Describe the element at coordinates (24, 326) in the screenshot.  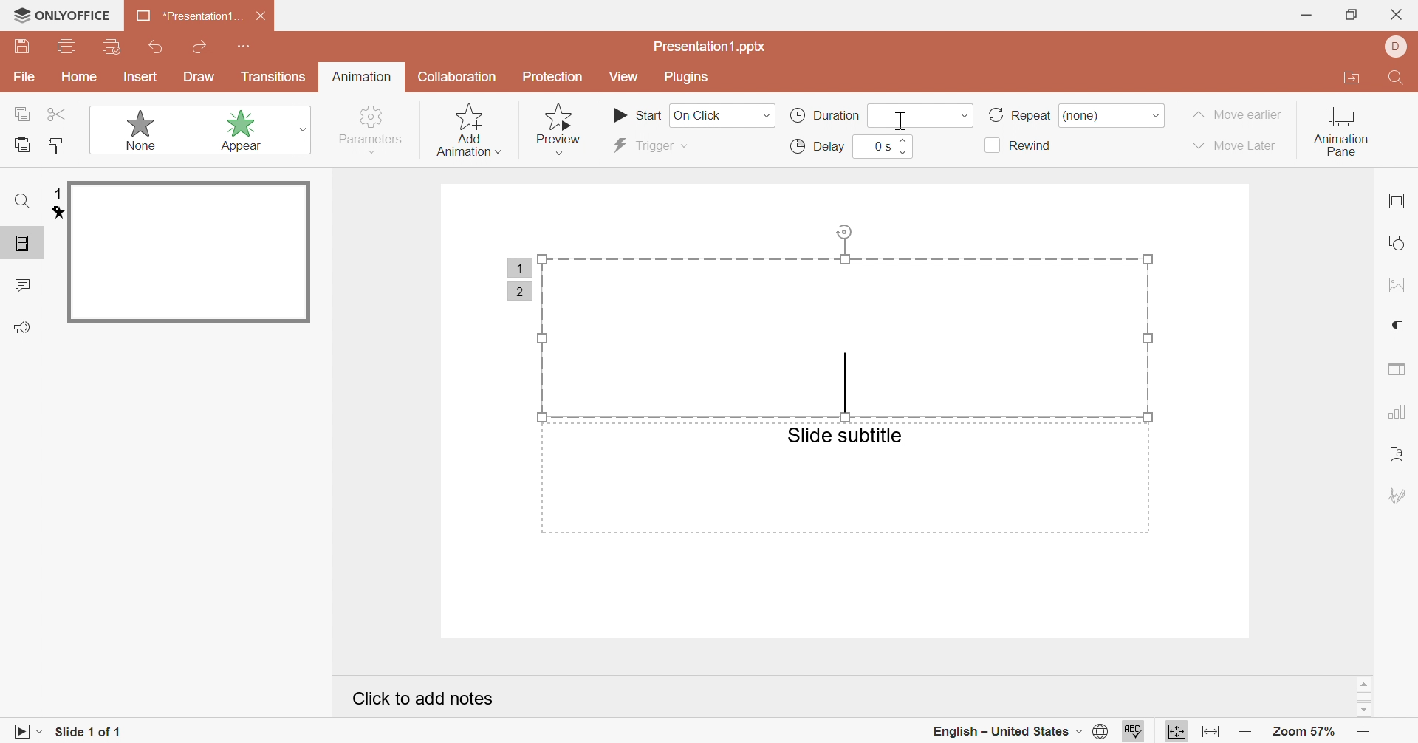
I see `feedback & support` at that location.